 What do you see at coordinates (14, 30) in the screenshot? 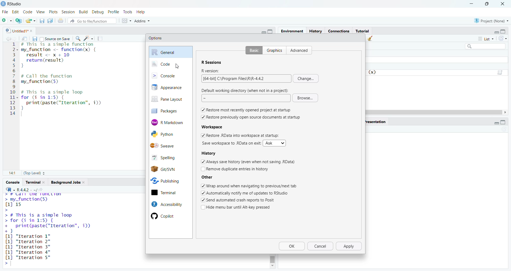
I see `untitled` at bounding box center [14, 30].